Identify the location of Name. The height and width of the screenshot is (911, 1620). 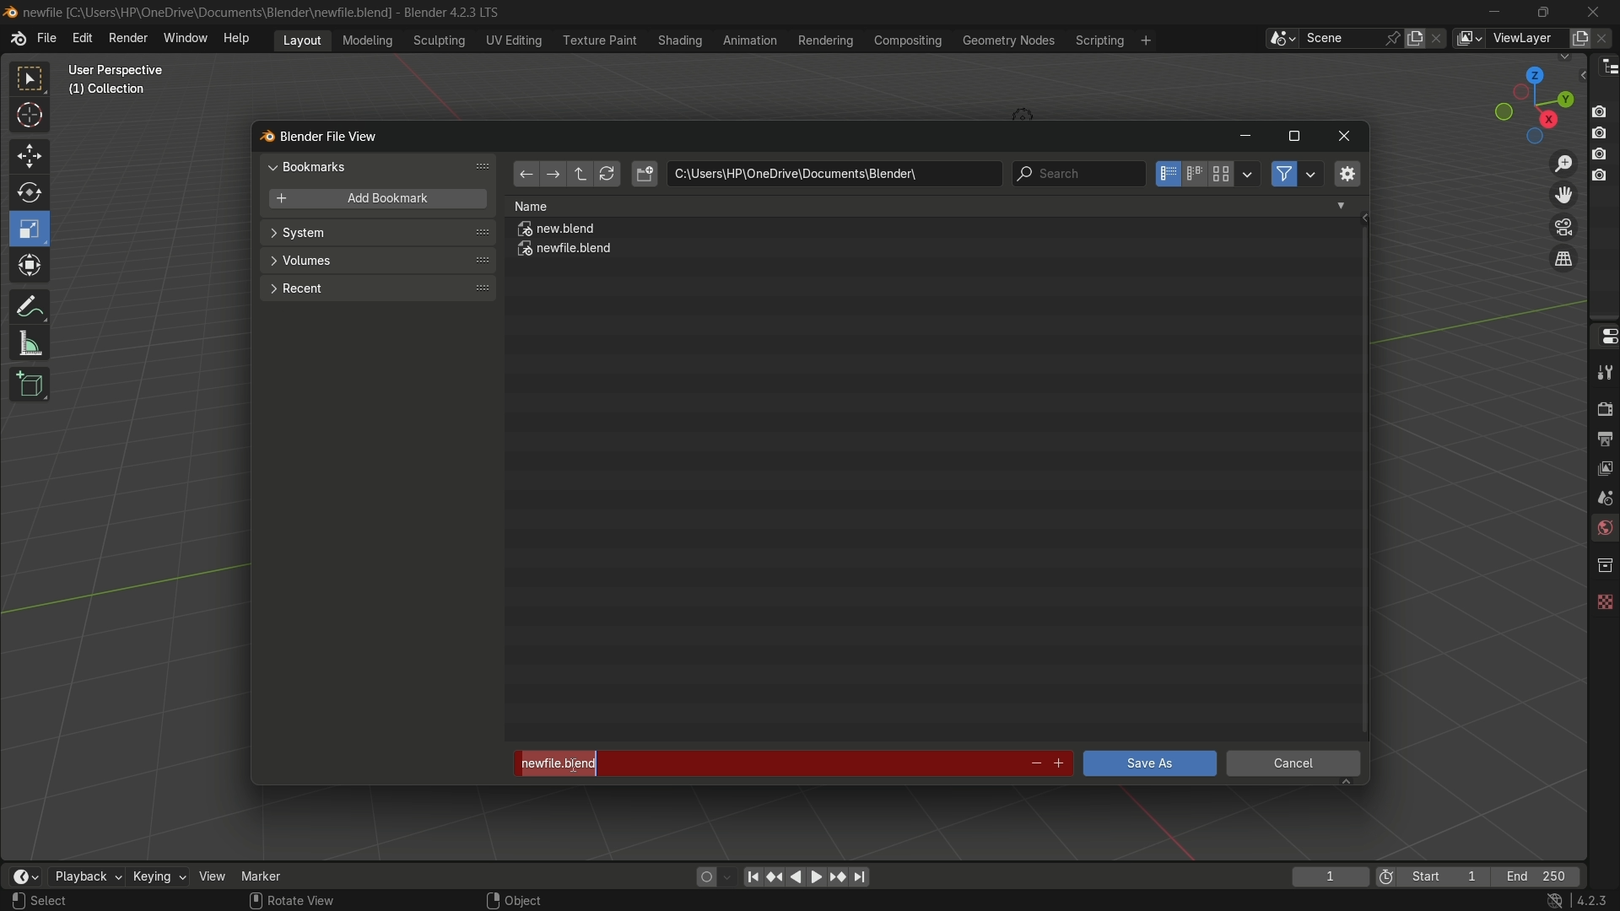
(930, 206).